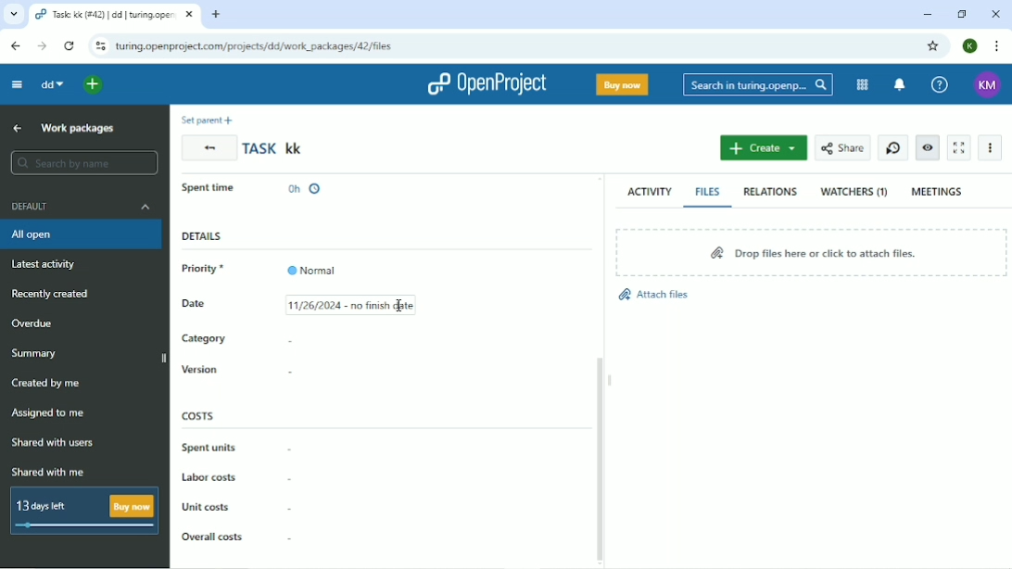  I want to click on Start new timer, so click(892, 147).